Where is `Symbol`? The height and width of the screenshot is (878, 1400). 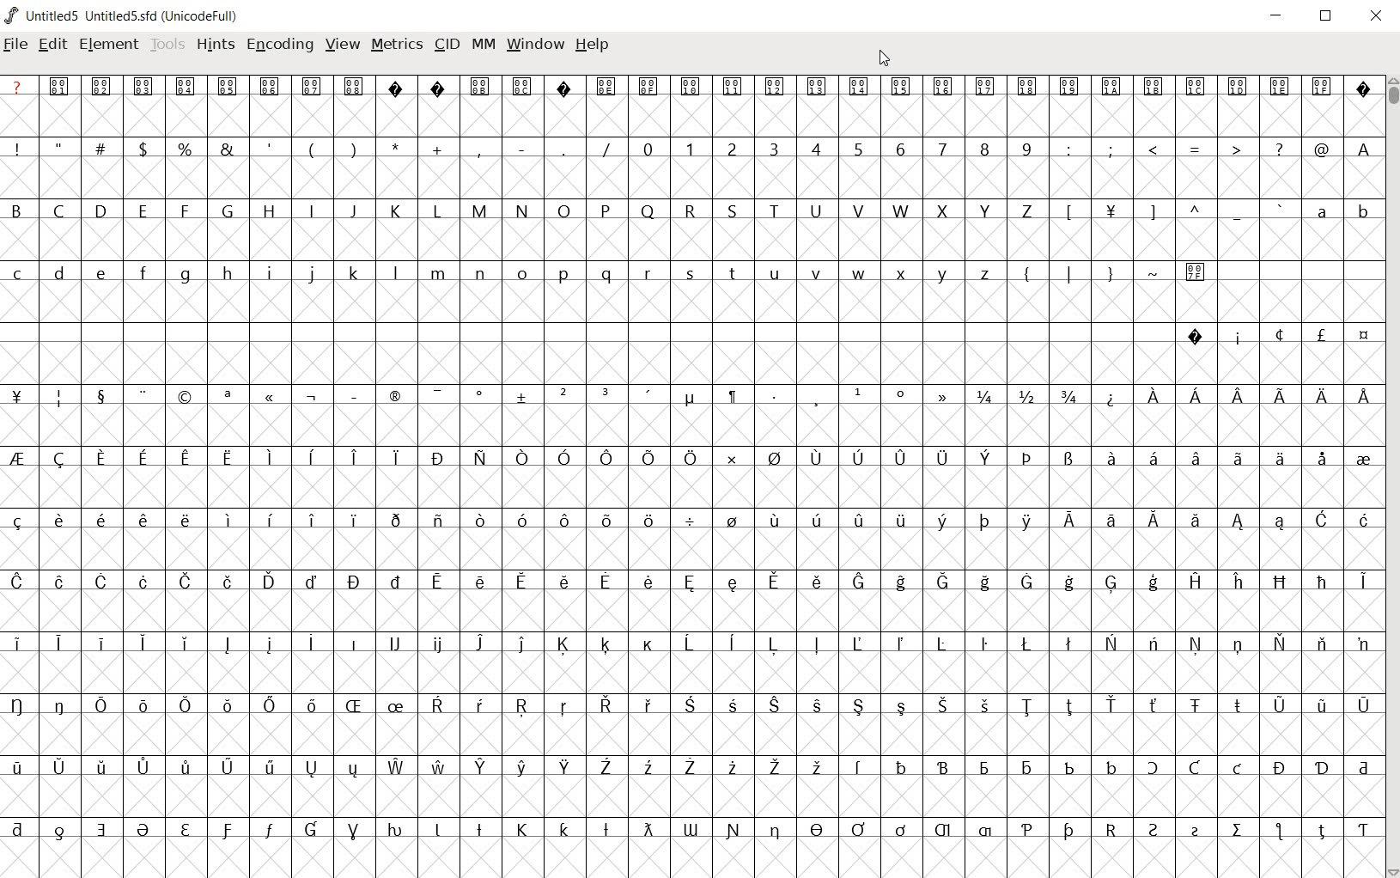
Symbol is located at coordinates (986, 831).